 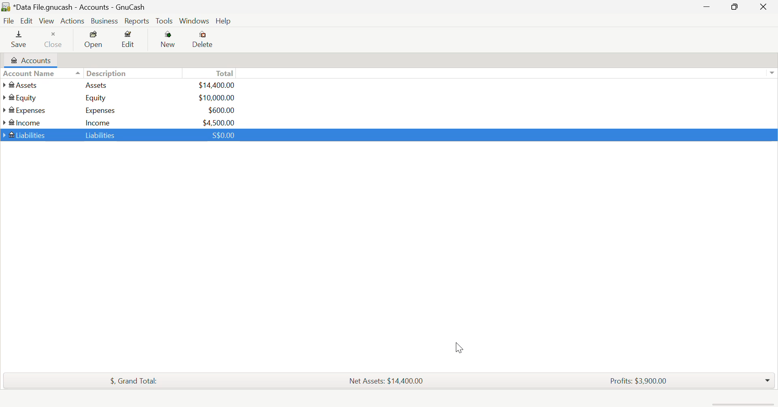 What do you see at coordinates (460, 350) in the screenshot?
I see `Cursor Position AFTER_LAST_ACTION` at bounding box center [460, 350].